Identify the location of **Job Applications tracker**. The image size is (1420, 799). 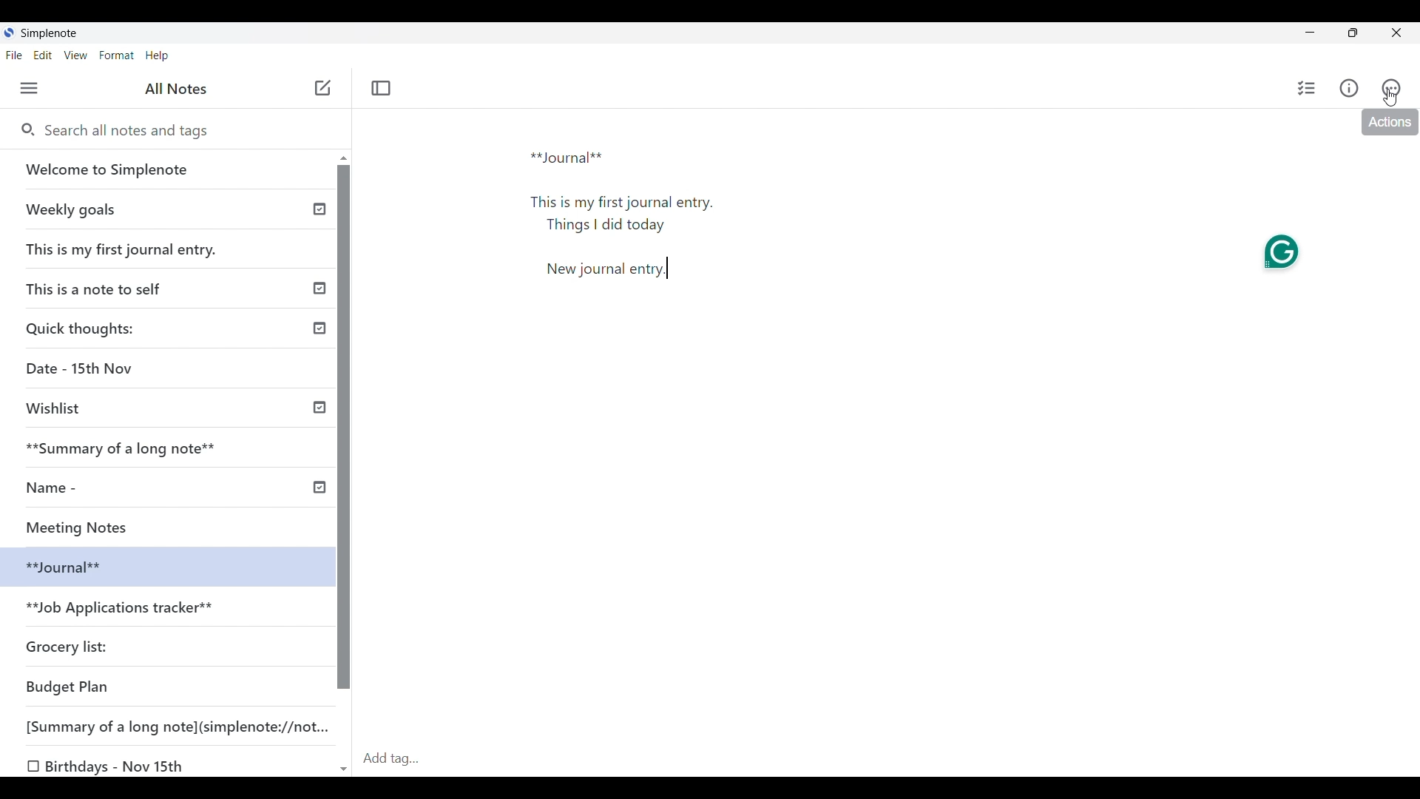
(123, 609).